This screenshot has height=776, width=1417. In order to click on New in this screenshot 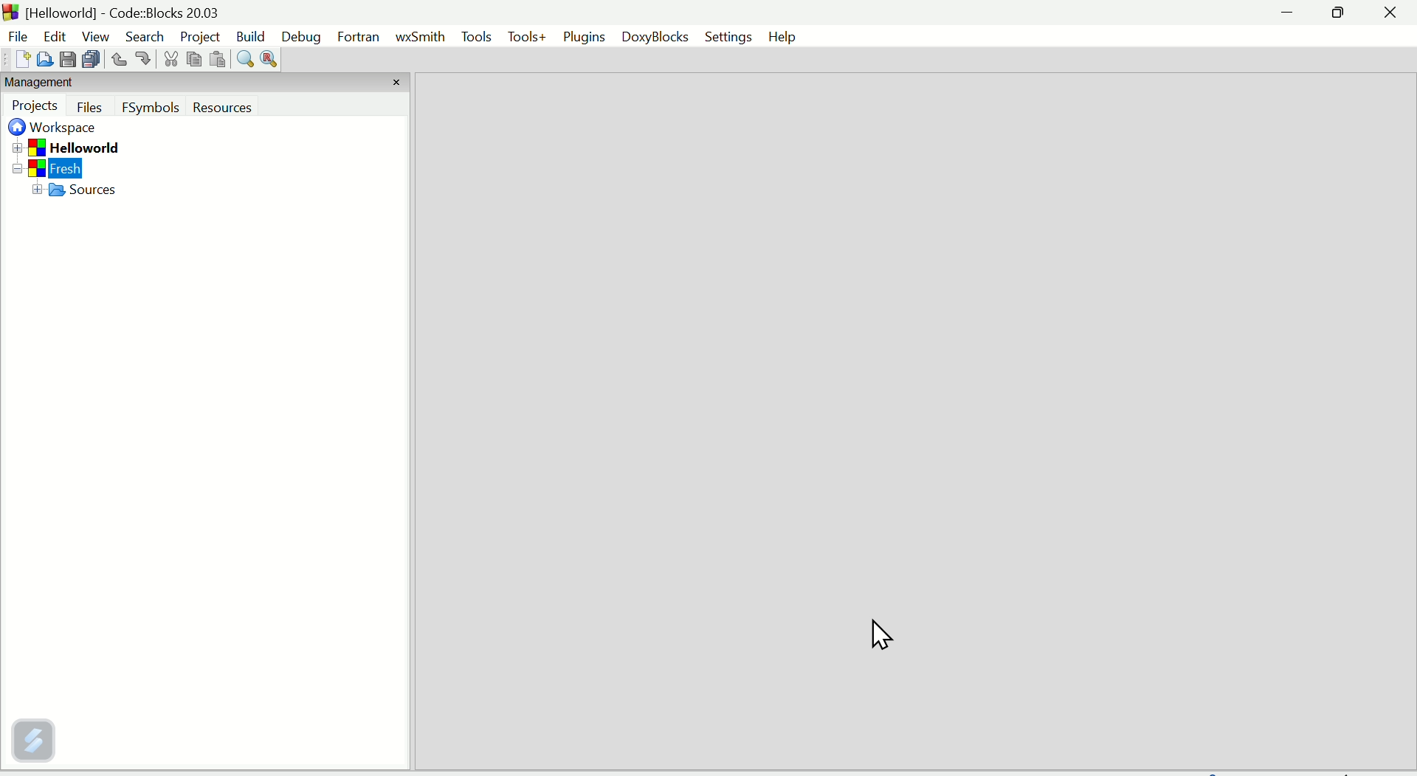, I will do `click(16, 60)`.